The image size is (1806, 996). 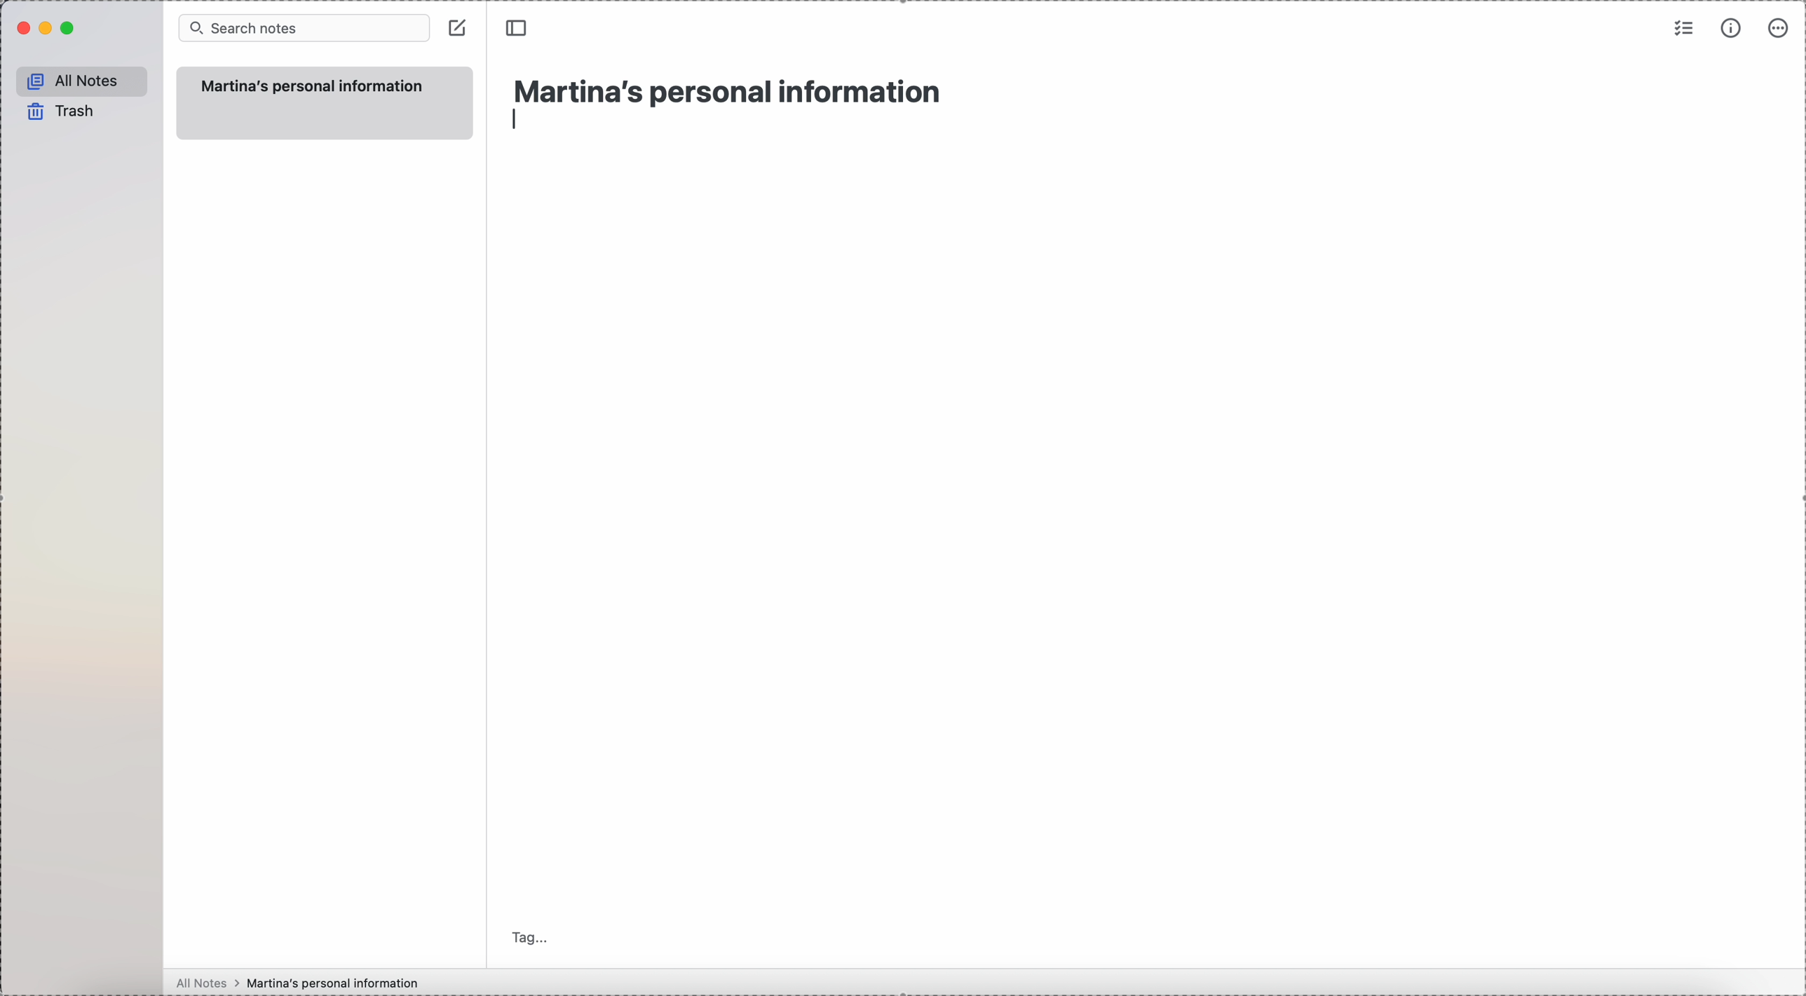 What do you see at coordinates (1777, 29) in the screenshot?
I see `more options` at bounding box center [1777, 29].